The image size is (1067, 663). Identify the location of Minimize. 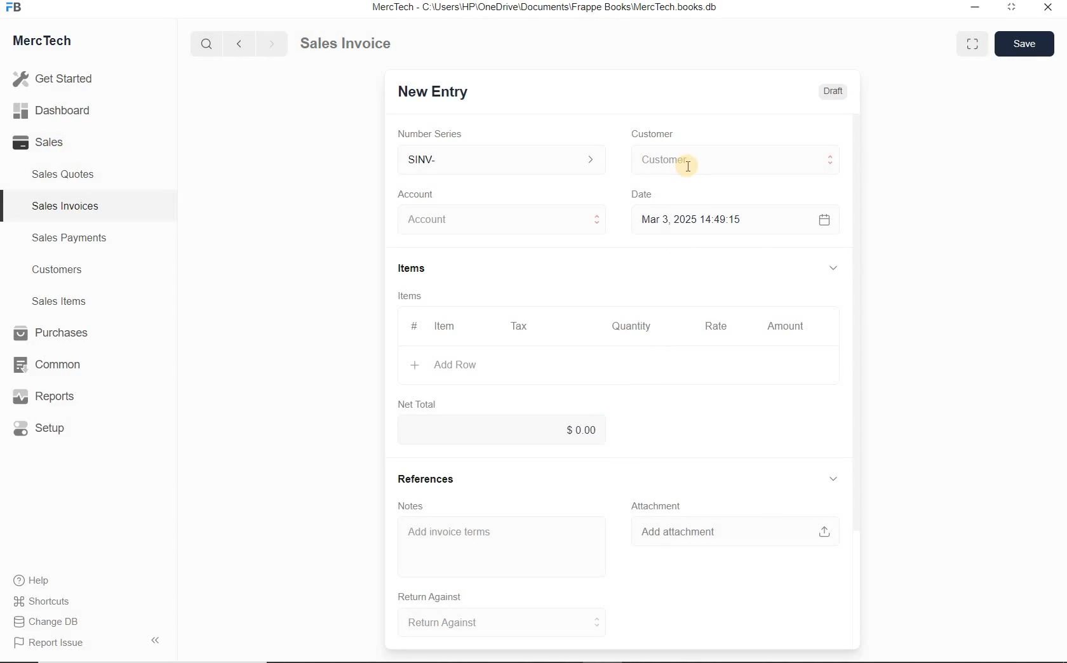
(975, 9).